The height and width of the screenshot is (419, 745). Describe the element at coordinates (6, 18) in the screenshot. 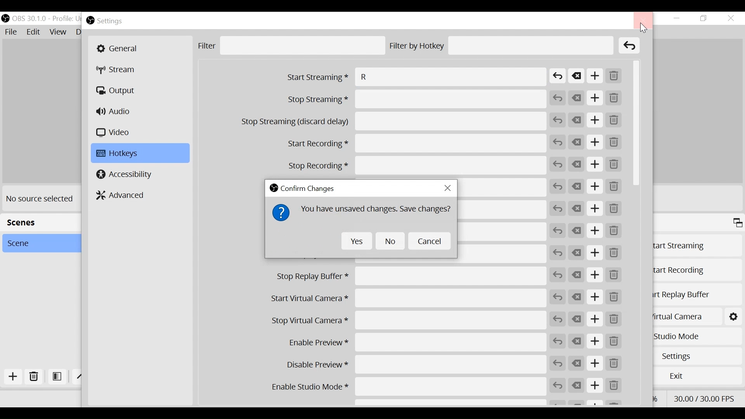

I see `OBS Studio Desktop Icon` at that location.